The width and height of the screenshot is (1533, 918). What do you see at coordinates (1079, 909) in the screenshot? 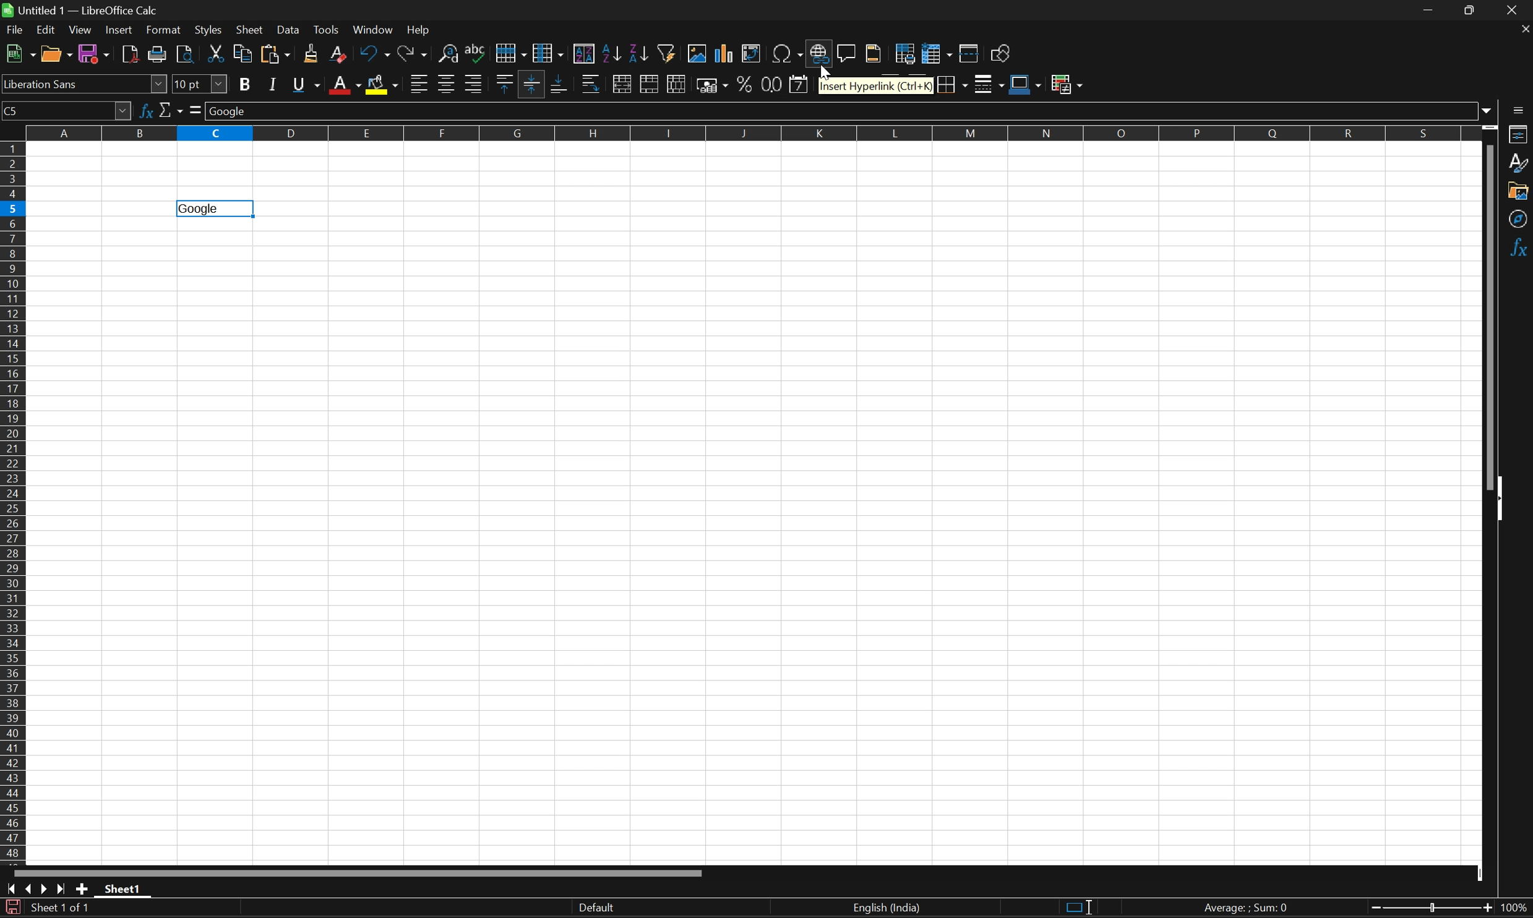
I see `Standard selection. Click to change selection mode.` at bounding box center [1079, 909].